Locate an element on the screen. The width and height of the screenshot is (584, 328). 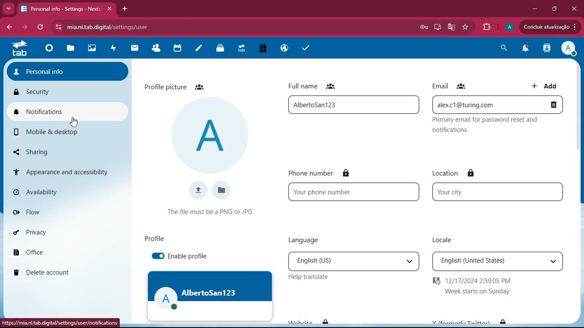
refresh is located at coordinates (42, 26).